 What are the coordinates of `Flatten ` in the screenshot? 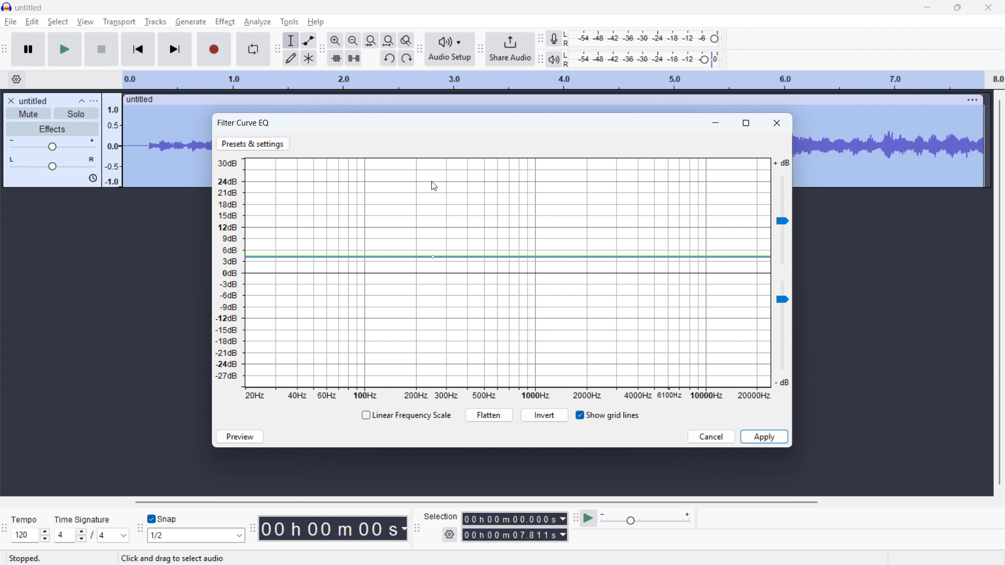 It's located at (489, 415).